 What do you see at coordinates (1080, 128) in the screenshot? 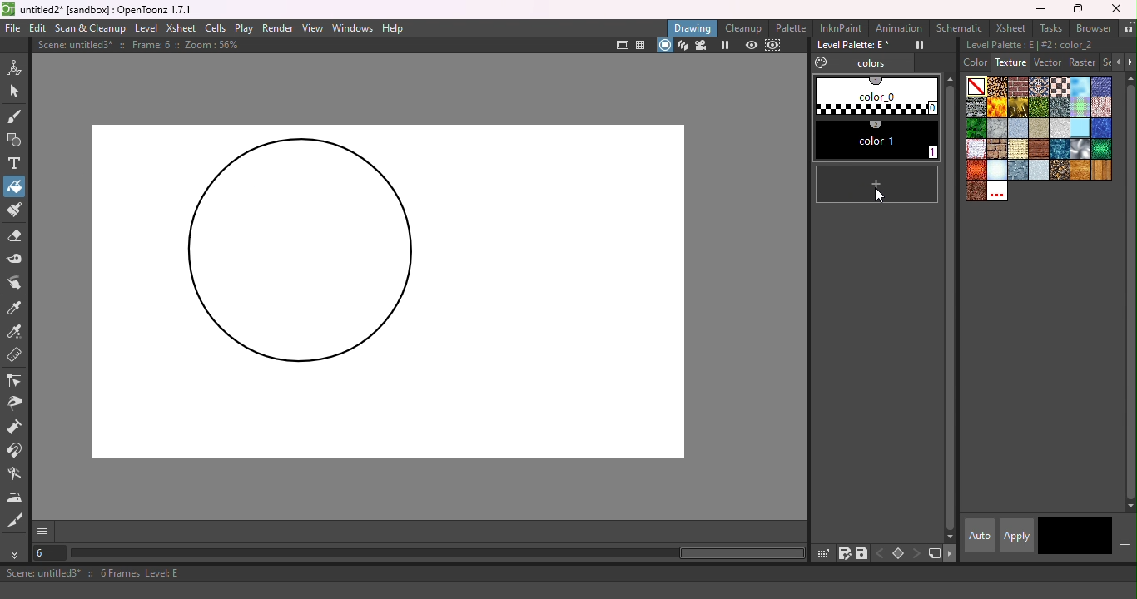
I see `piastrell.bmp` at bounding box center [1080, 128].